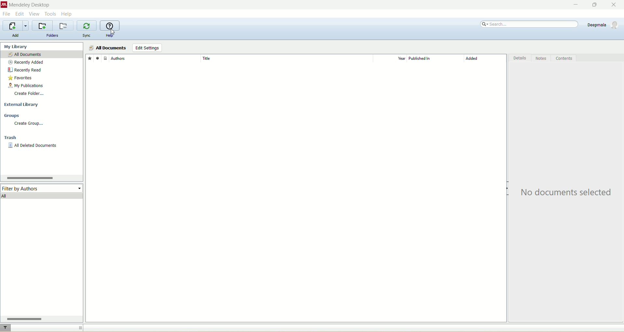 This screenshot has width=624, height=332. What do you see at coordinates (110, 26) in the screenshot?
I see `online help guide for mendeley` at bounding box center [110, 26].